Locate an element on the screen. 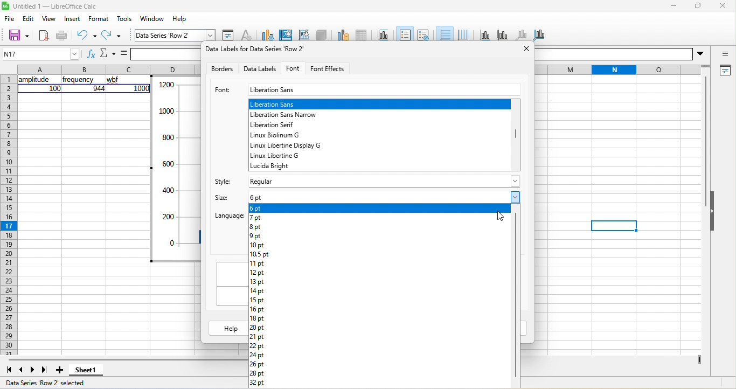 This screenshot has height=389, width=736. 26 pt is located at coordinates (258, 365).